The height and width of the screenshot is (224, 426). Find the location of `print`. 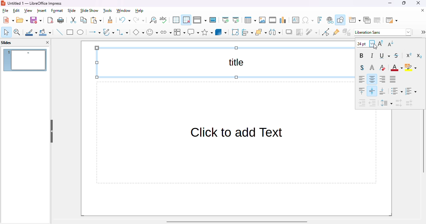

print is located at coordinates (61, 20).